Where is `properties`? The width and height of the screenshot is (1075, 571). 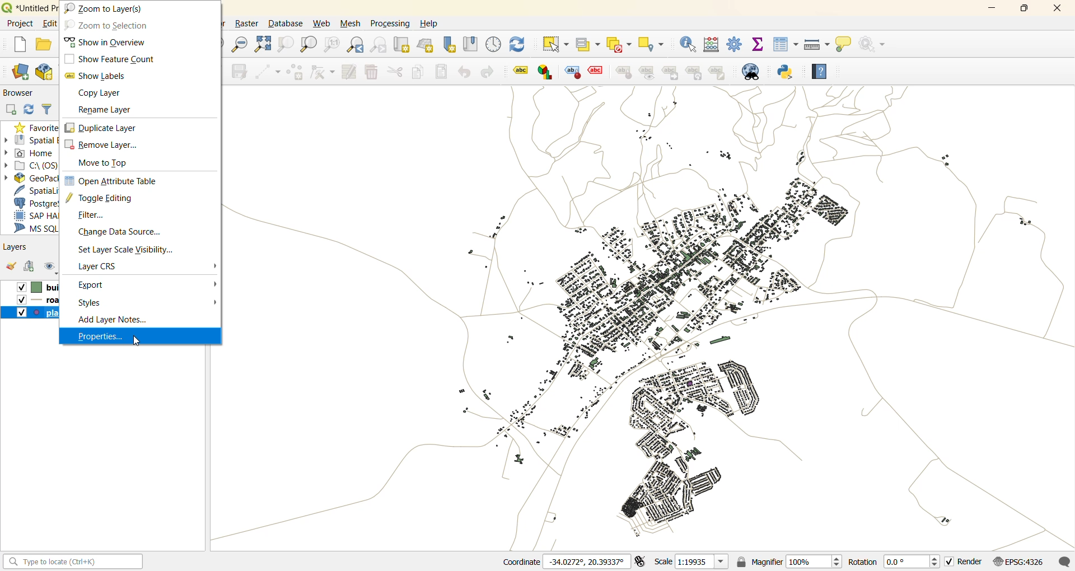
properties is located at coordinates (101, 337).